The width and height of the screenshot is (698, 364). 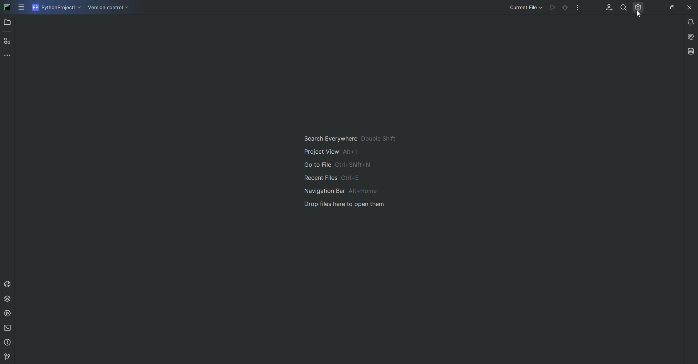 What do you see at coordinates (8, 314) in the screenshot?
I see `Services` at bounding box center [8, 314].